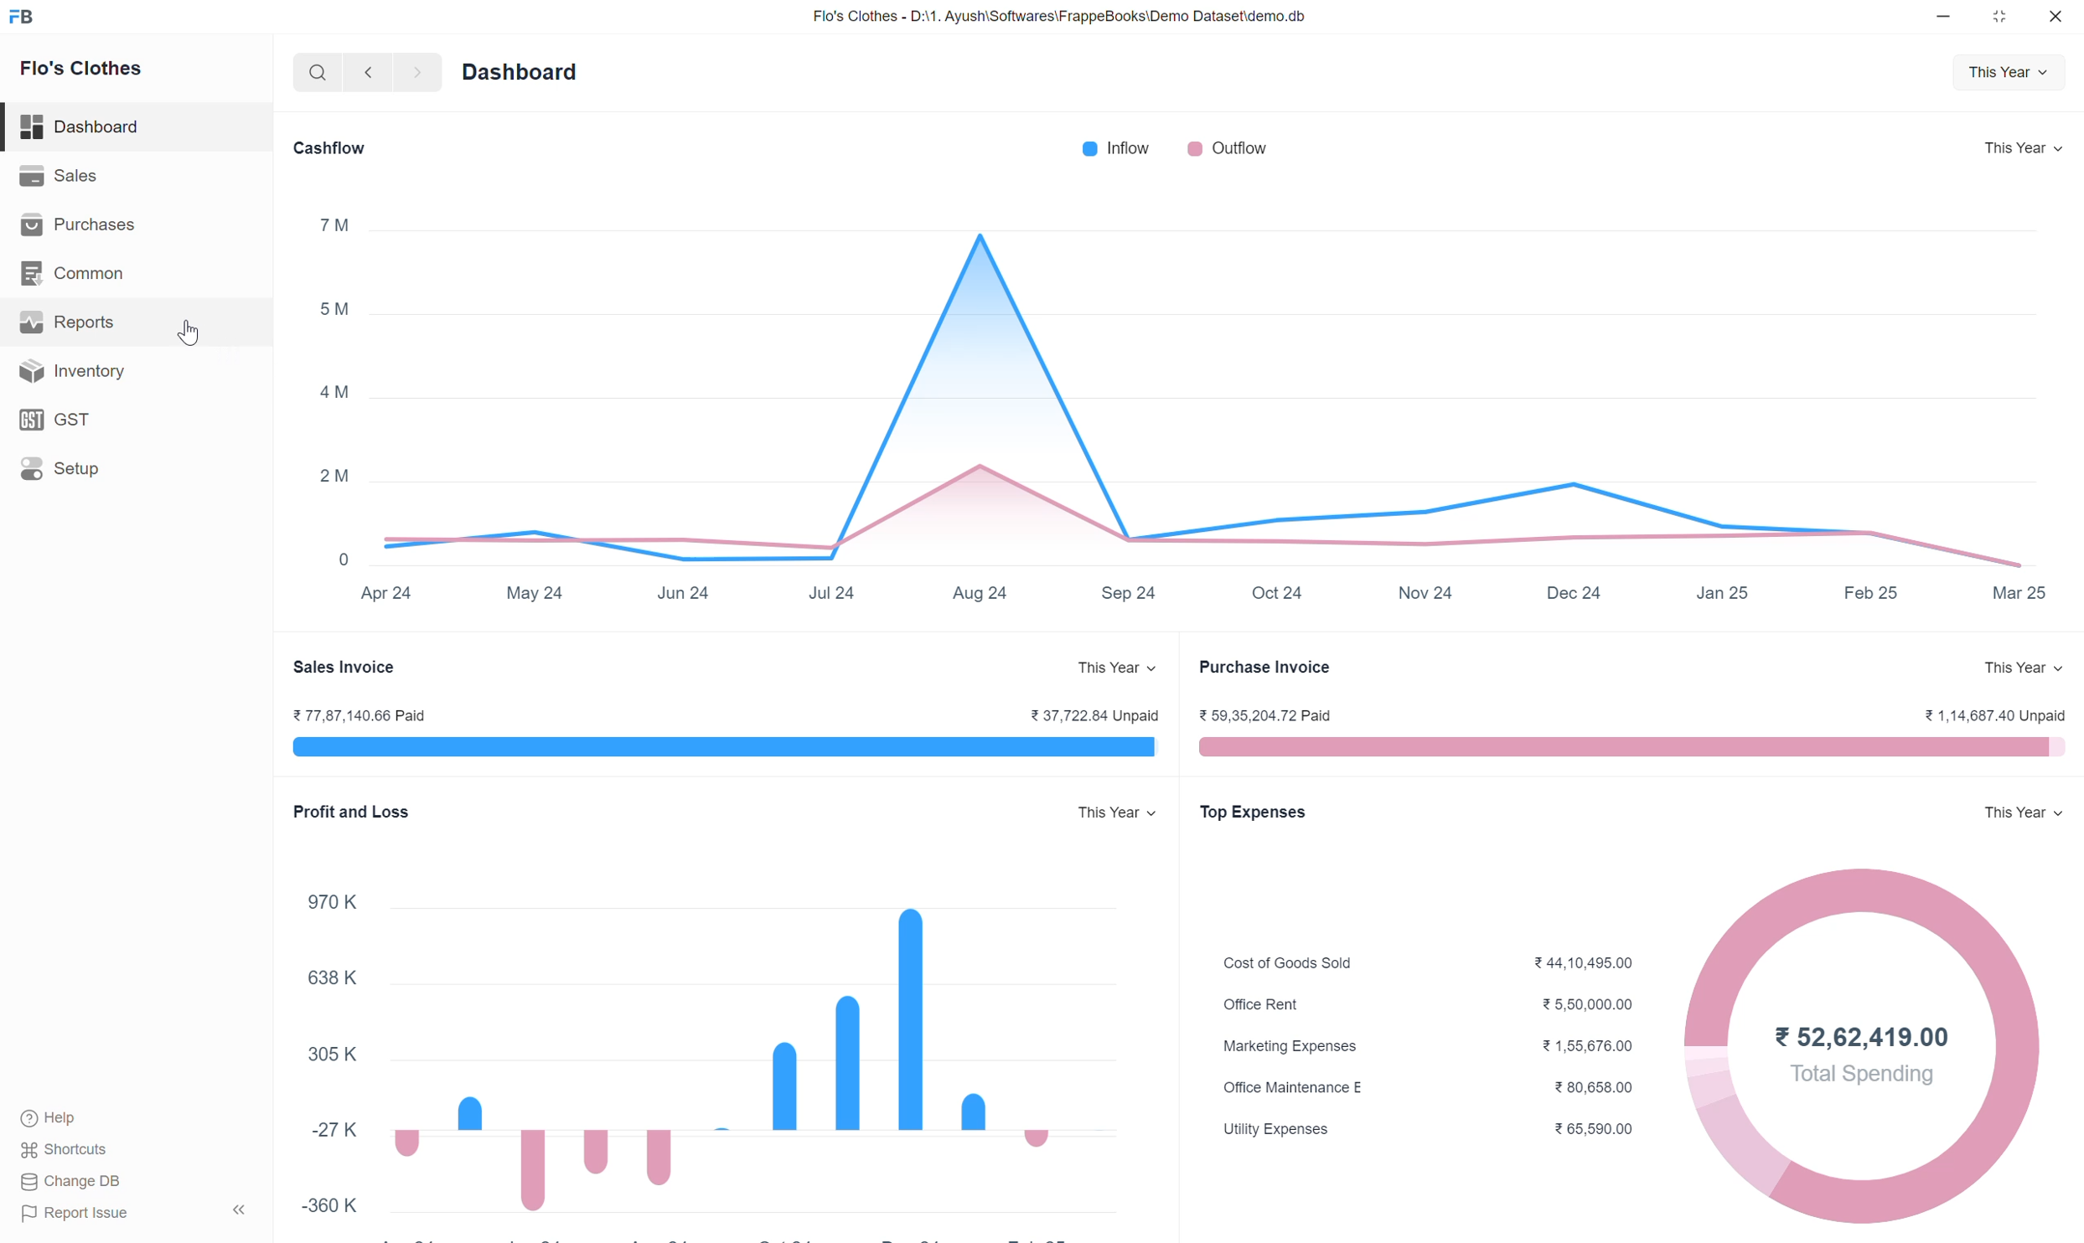 The image size is (2084, 1243). What do you see at coordinates (67, 1117) in the screenshot?
I see ` Help` at bounding box center [67, 1117].